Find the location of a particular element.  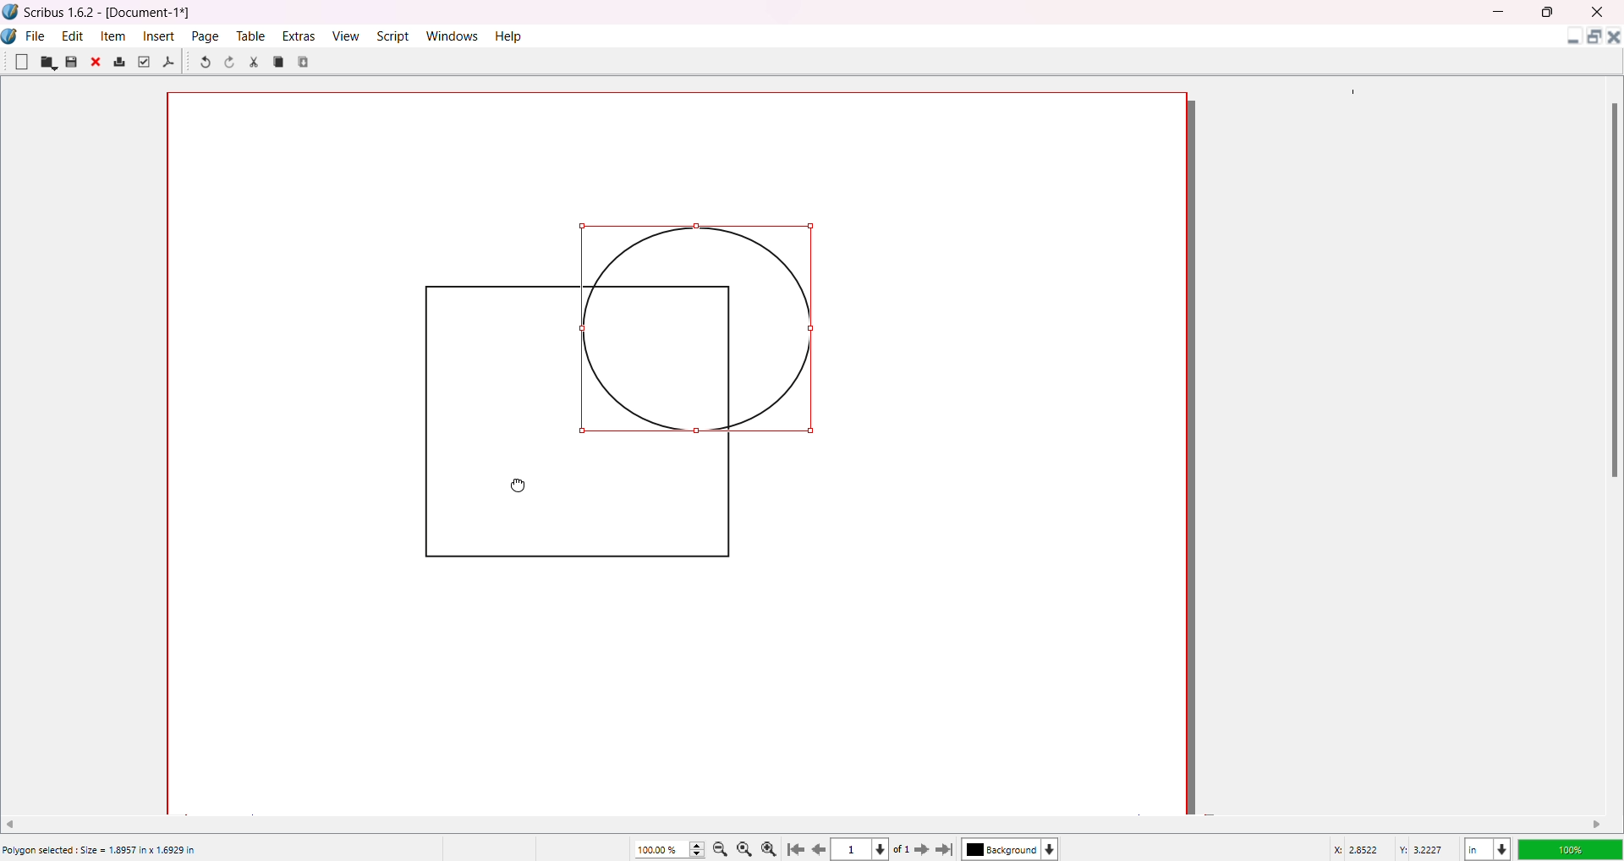

Background color is located at coordinates (1014, 849).